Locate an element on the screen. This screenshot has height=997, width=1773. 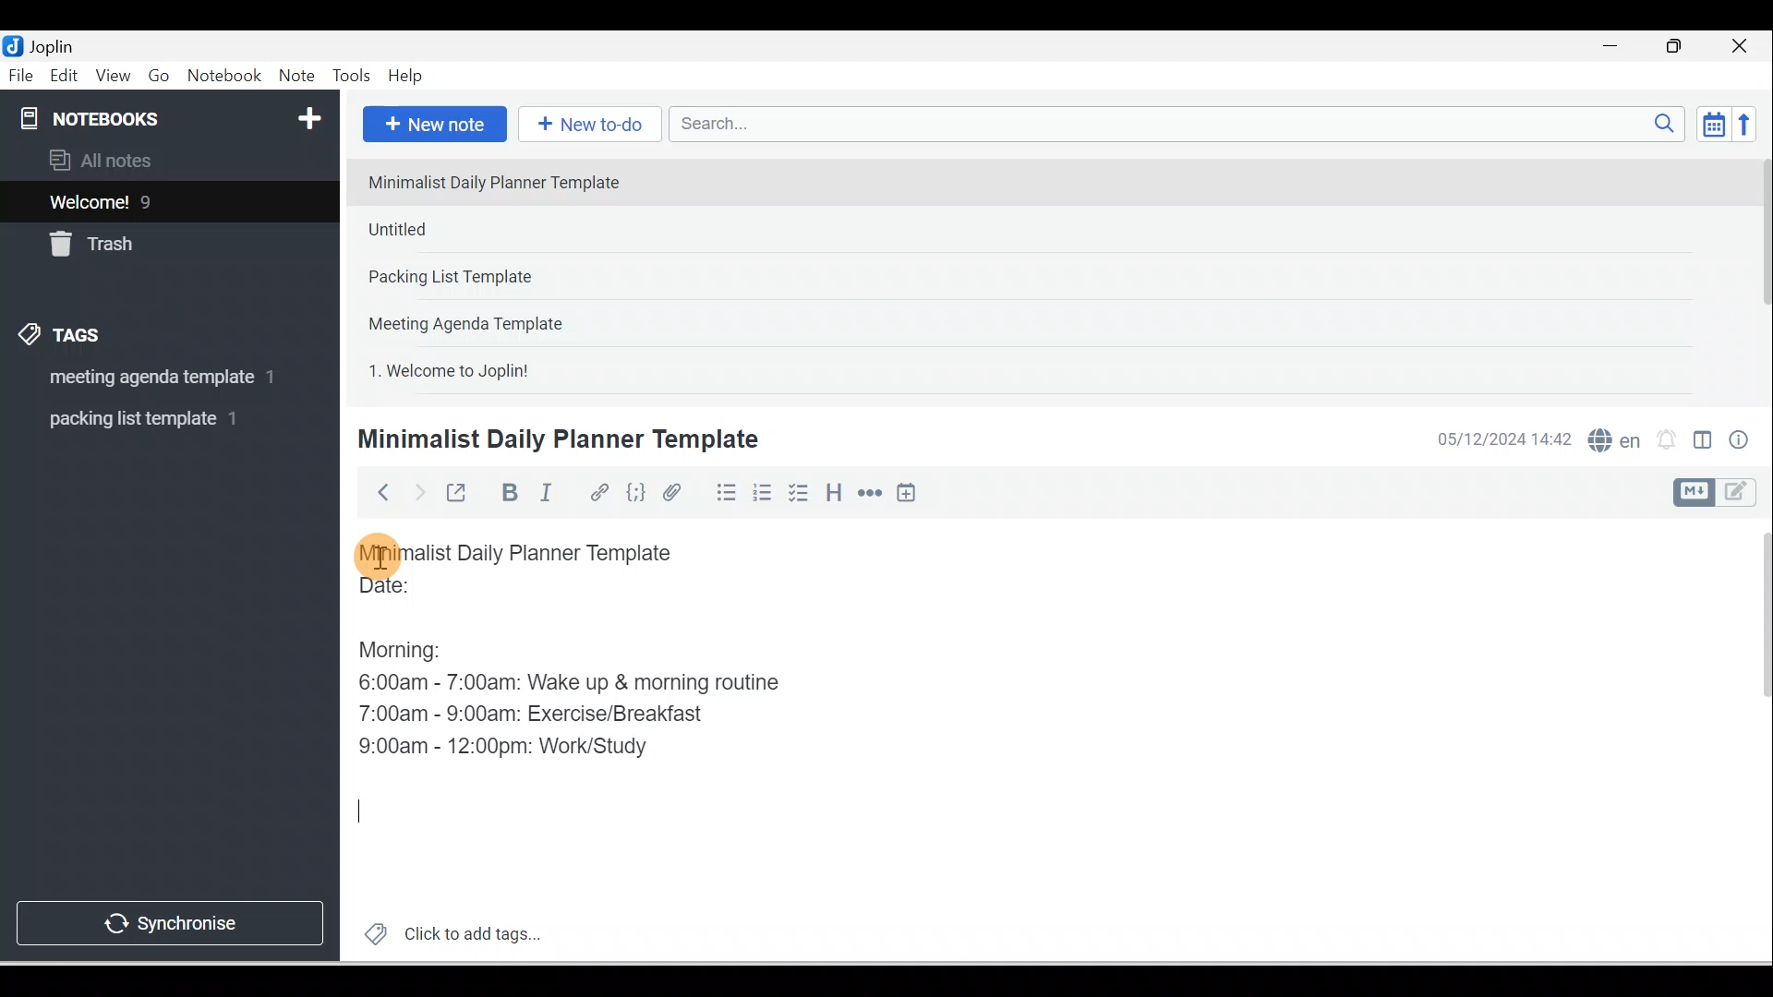
Minimise is located at coordinates (1616, 48).